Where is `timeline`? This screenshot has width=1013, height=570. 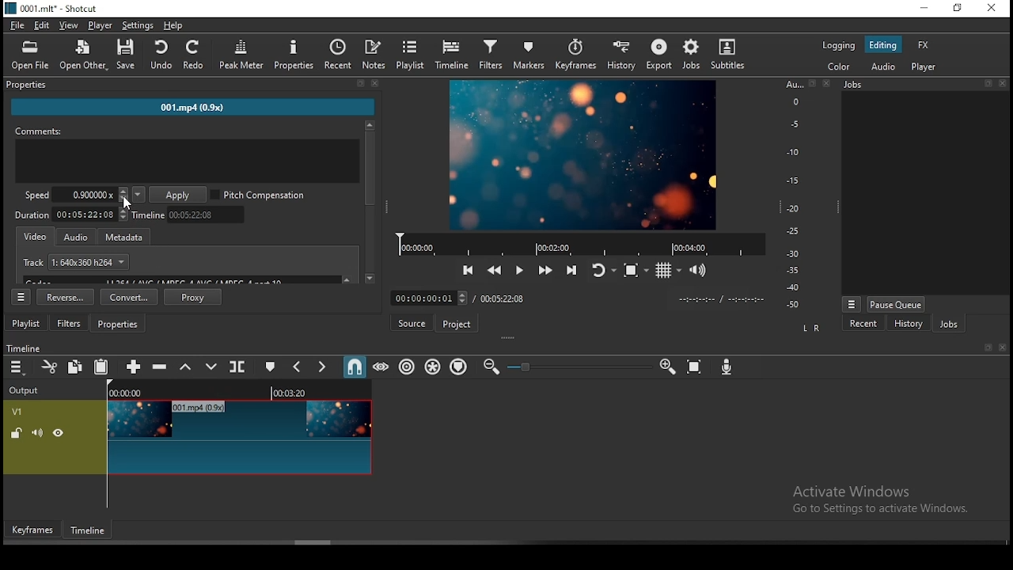 timeline is located at coordinates (455, 55).